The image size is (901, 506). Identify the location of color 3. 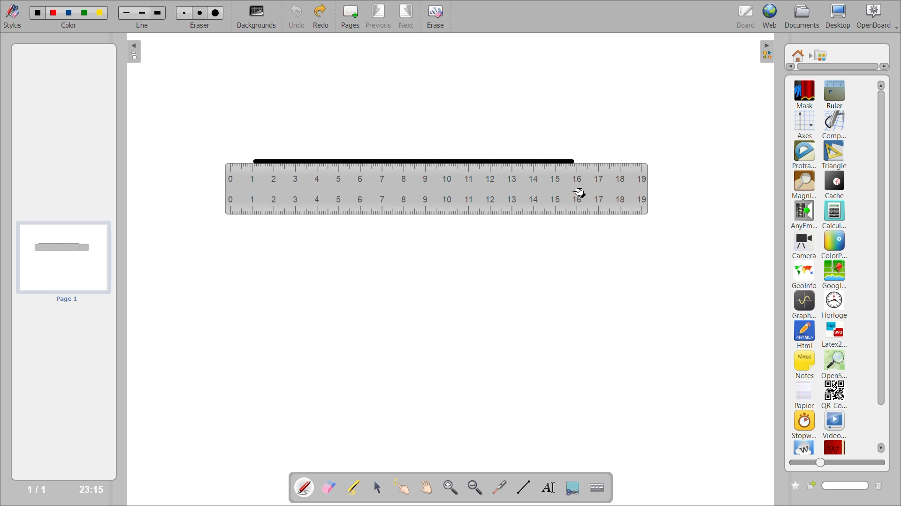
(68, 12).